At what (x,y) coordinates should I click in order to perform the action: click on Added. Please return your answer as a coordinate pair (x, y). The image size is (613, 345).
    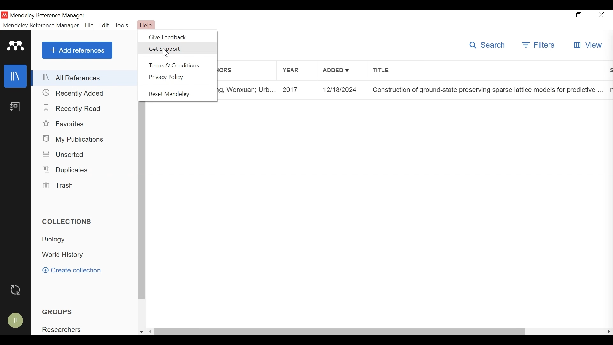
    Looking at the image, I should click on (342, 72).